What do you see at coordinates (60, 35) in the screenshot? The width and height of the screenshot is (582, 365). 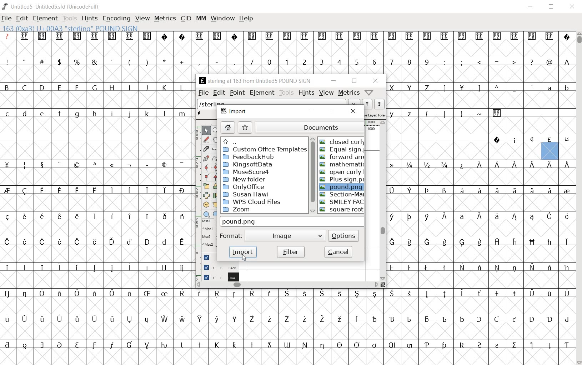 I see `Symbol` at bounding box center [60, 35].